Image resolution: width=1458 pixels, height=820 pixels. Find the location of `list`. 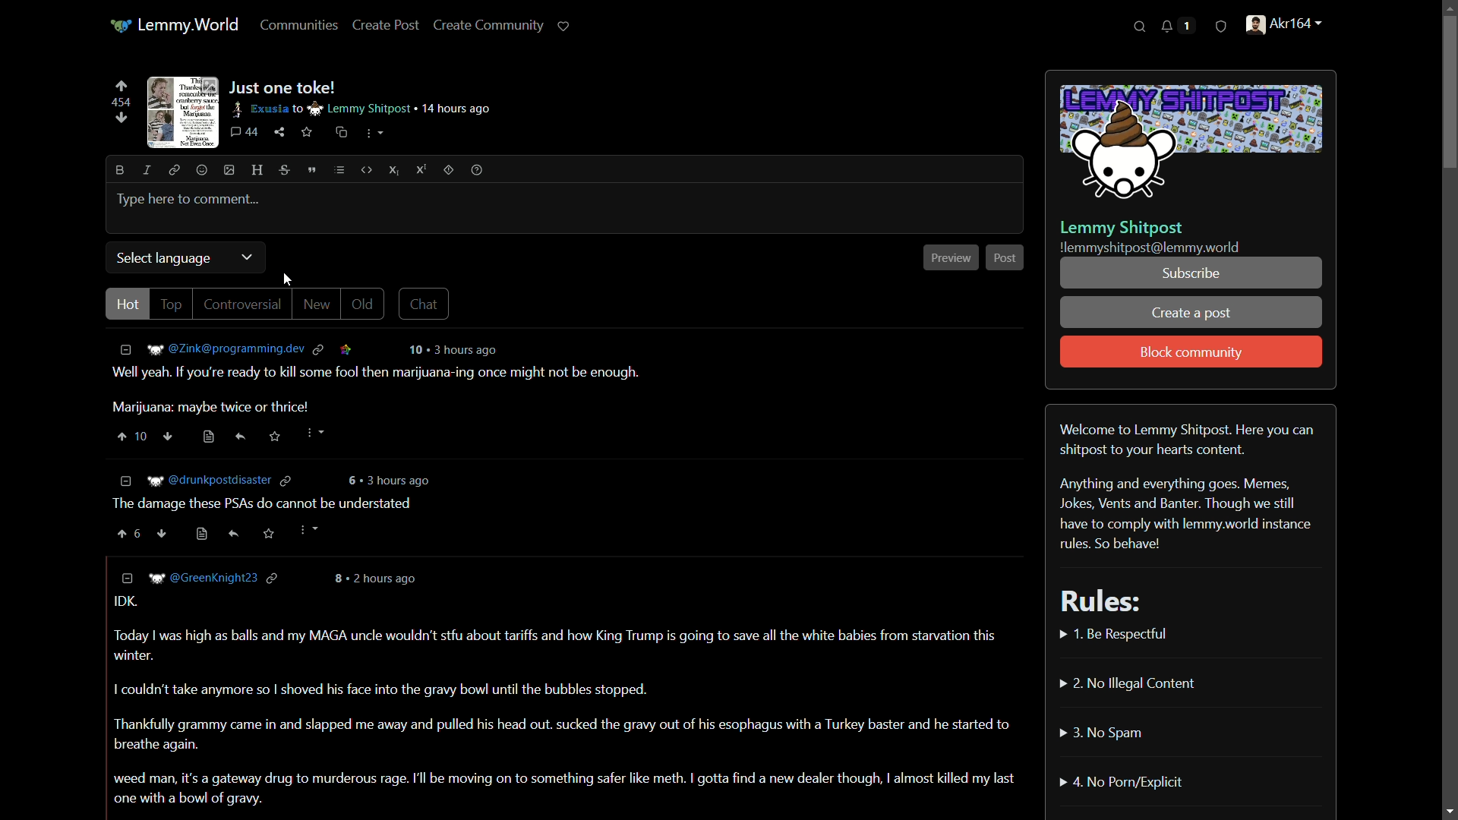

list is located at coordinates (339, 172).